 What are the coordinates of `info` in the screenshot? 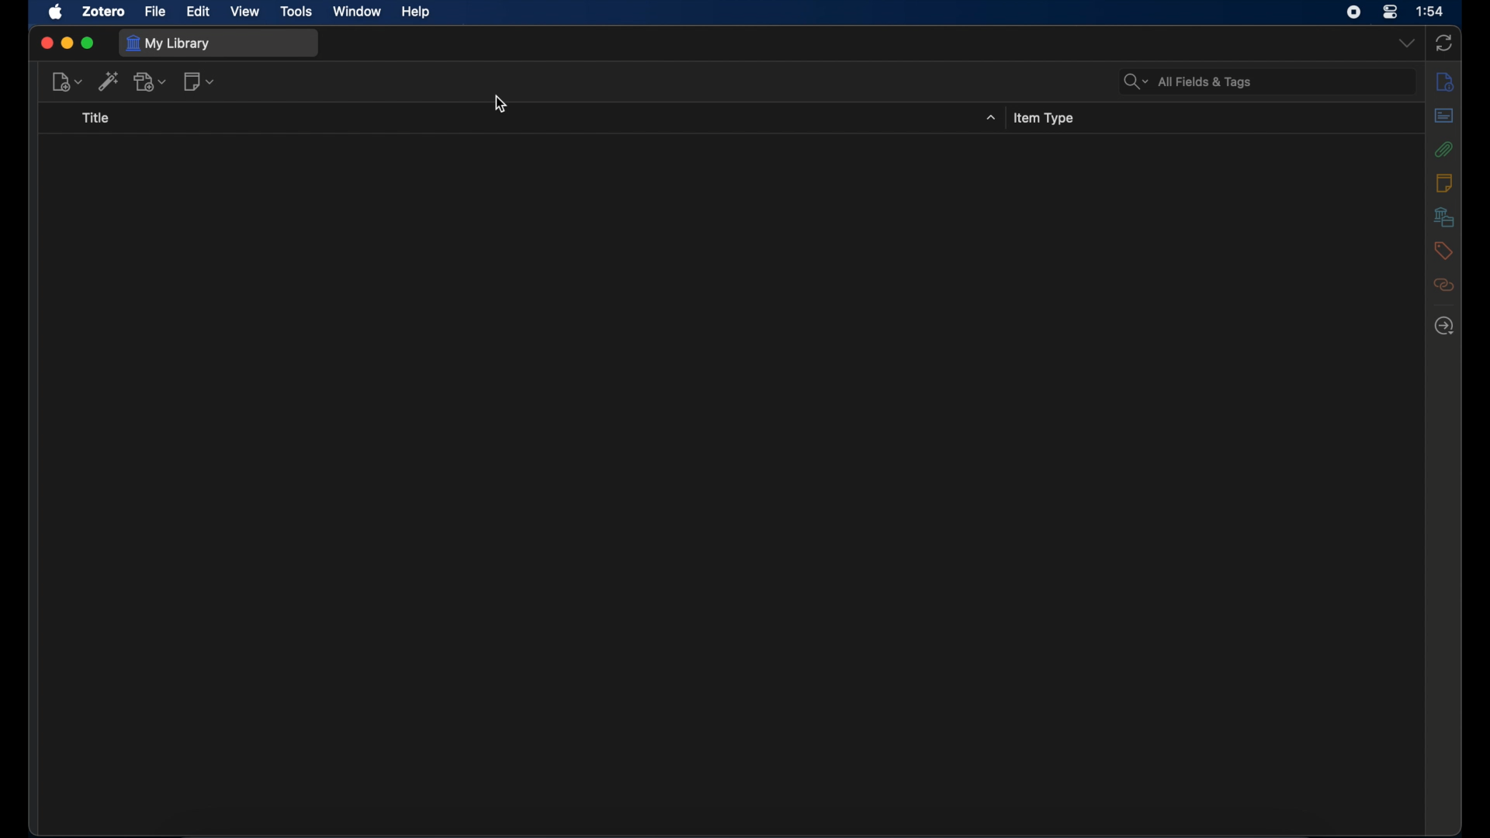 It's located at (1445, 82).